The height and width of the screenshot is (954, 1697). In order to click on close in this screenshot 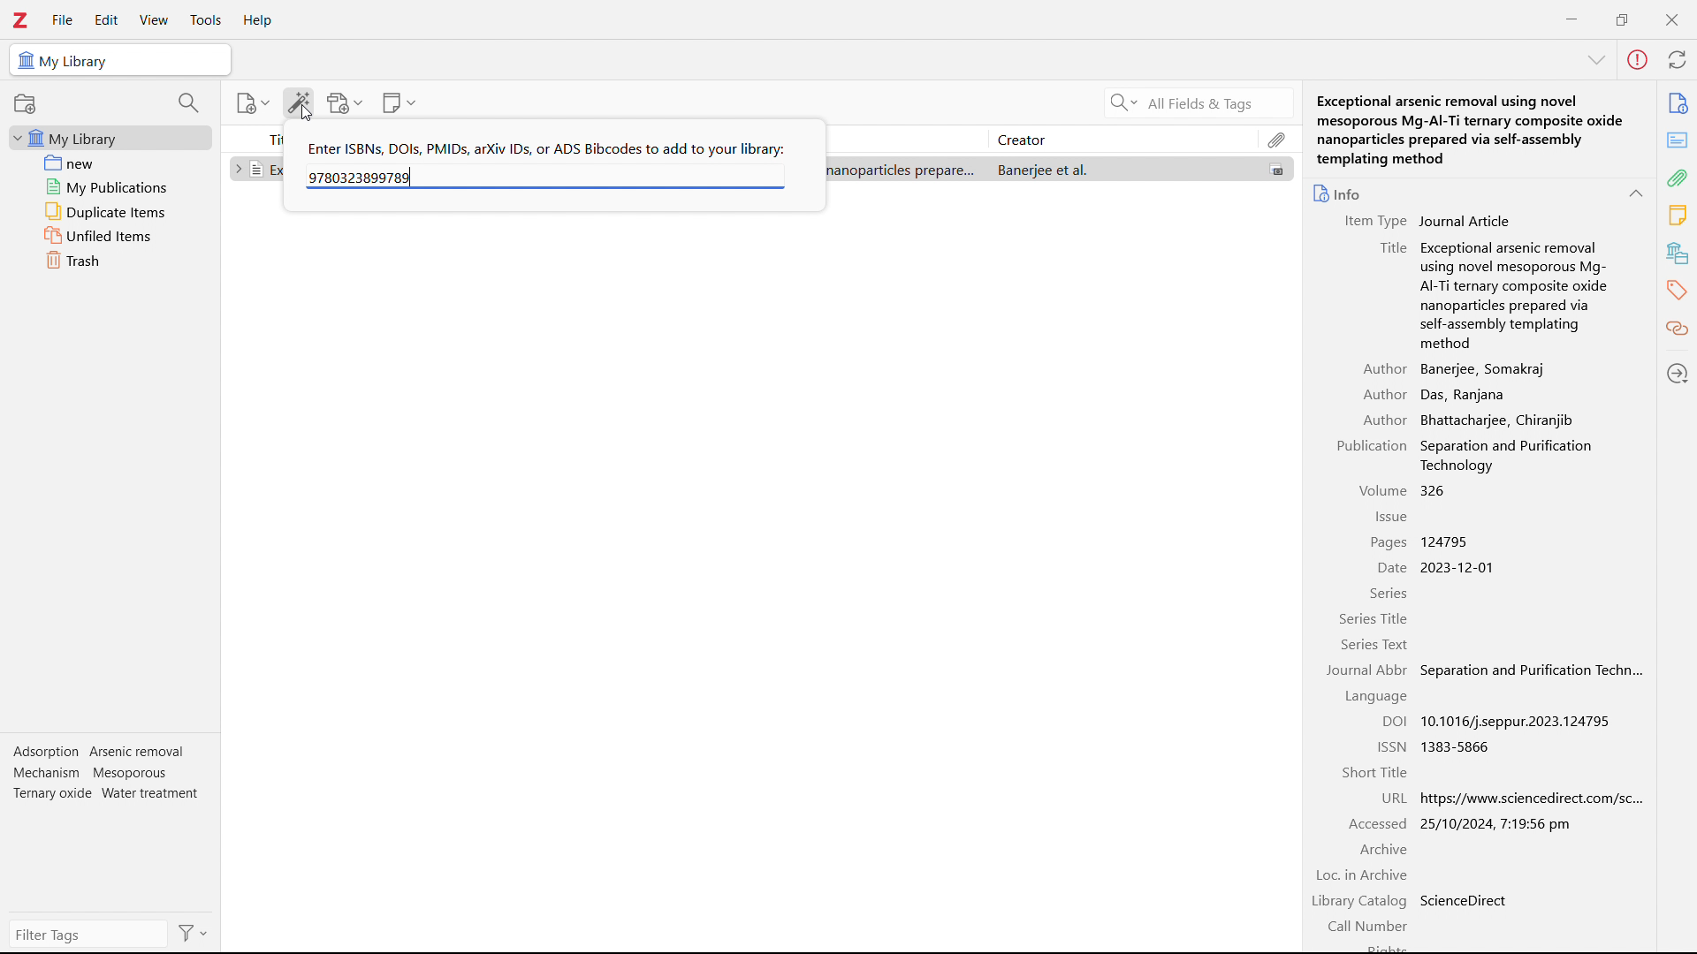, I will do `click(1670, 19)`.